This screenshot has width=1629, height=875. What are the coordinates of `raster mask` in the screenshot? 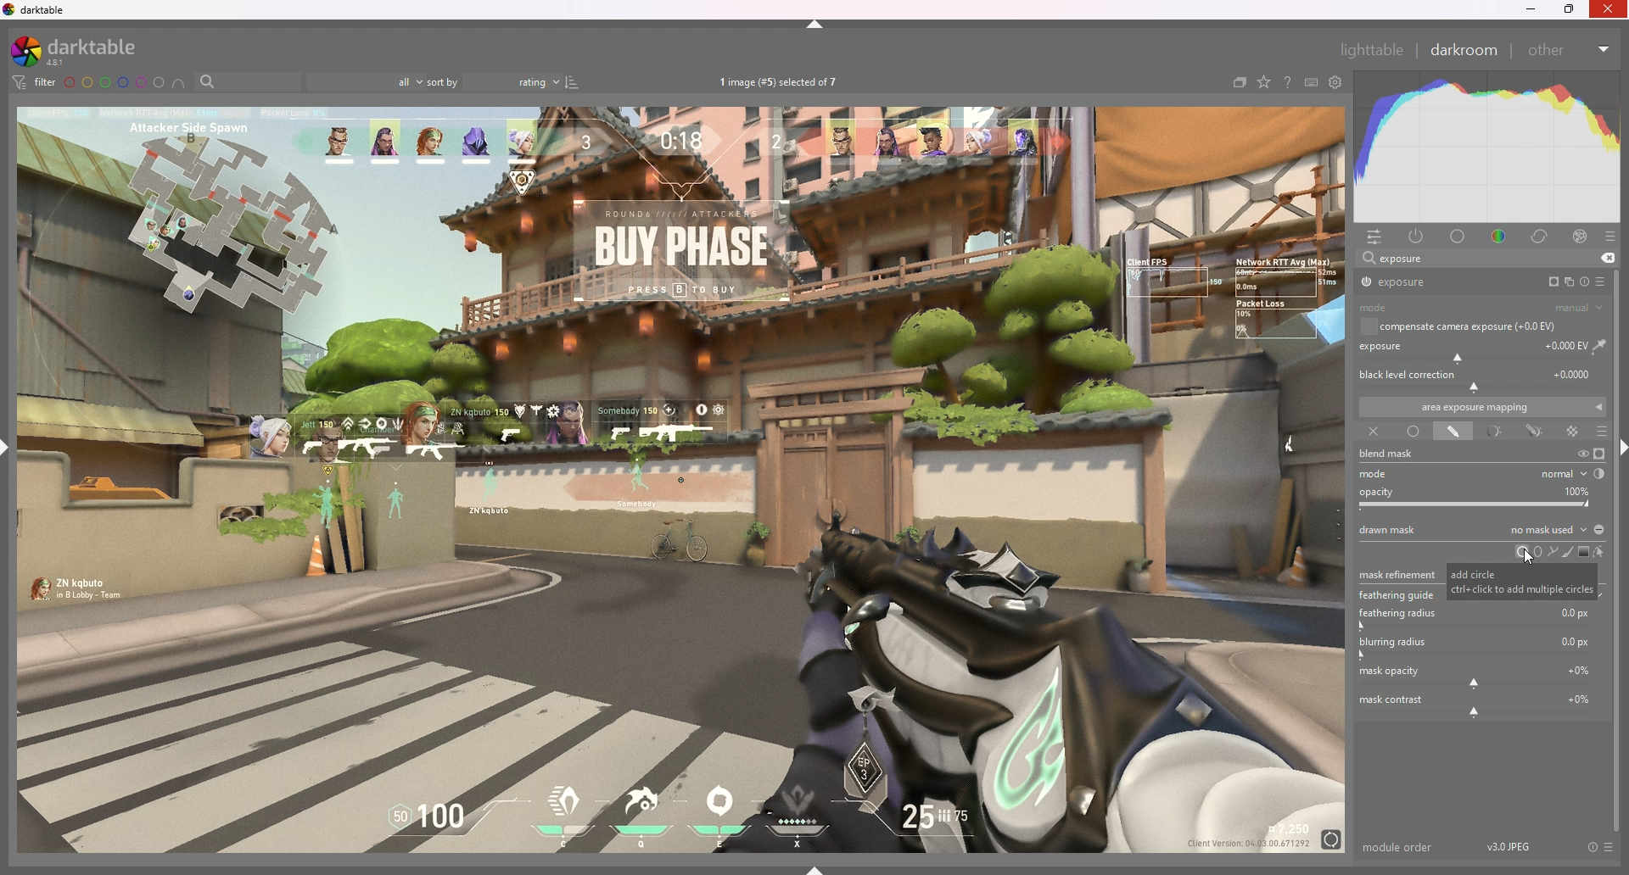 It's located at (1573, 431).